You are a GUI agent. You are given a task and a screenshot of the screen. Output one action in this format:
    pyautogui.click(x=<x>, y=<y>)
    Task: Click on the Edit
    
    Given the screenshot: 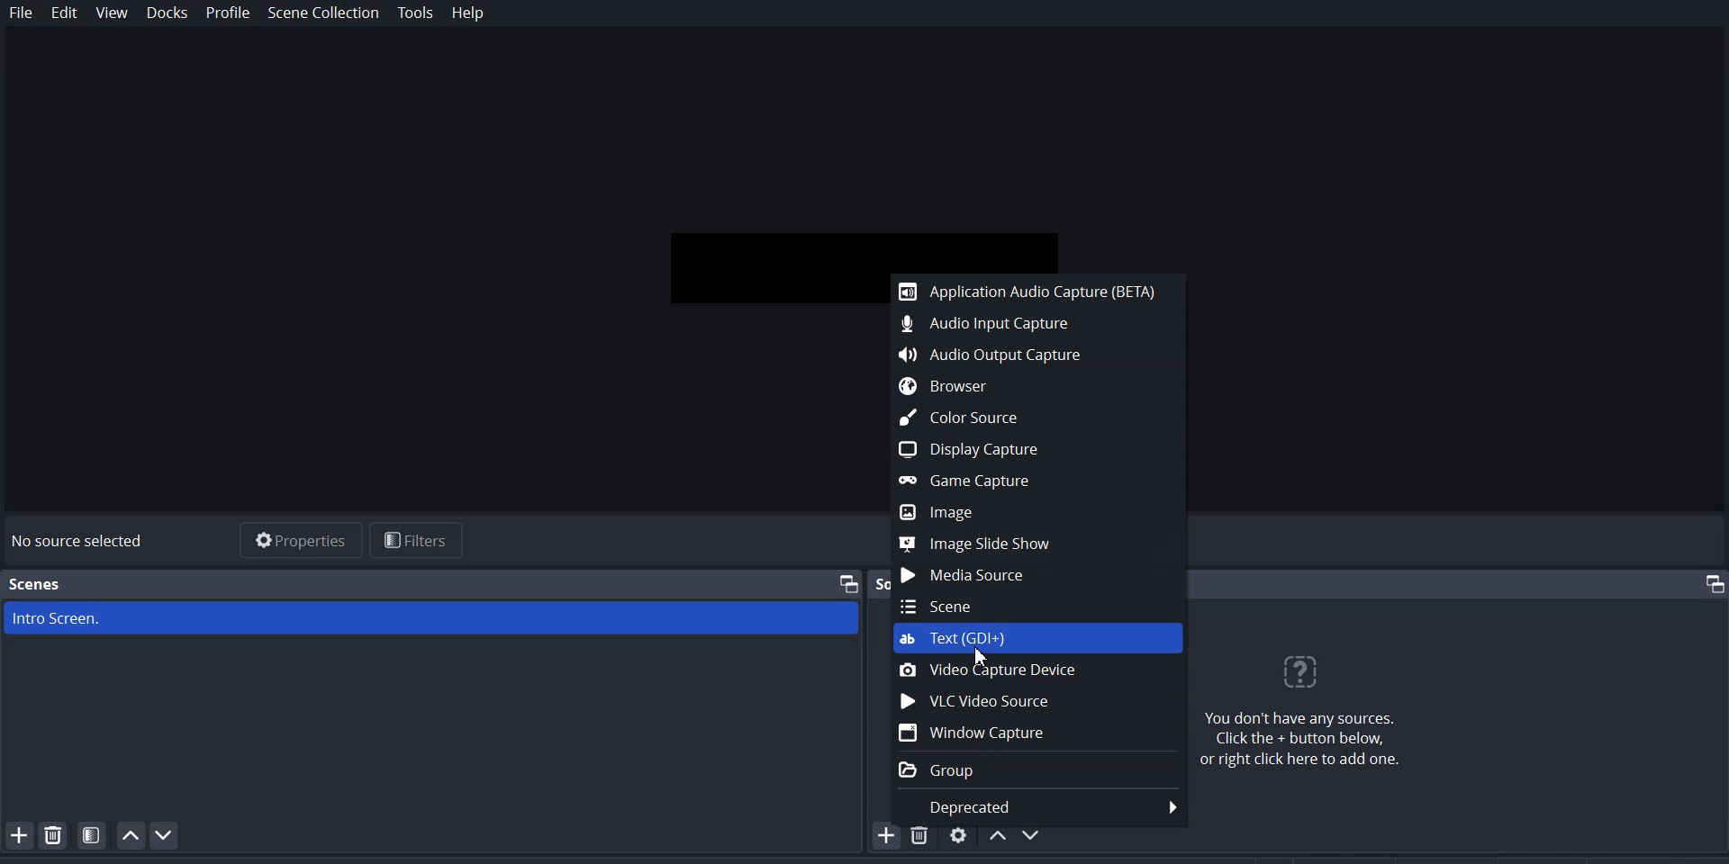 What is the action you would take?
    pyautogui.click(x=65, y=14)
    